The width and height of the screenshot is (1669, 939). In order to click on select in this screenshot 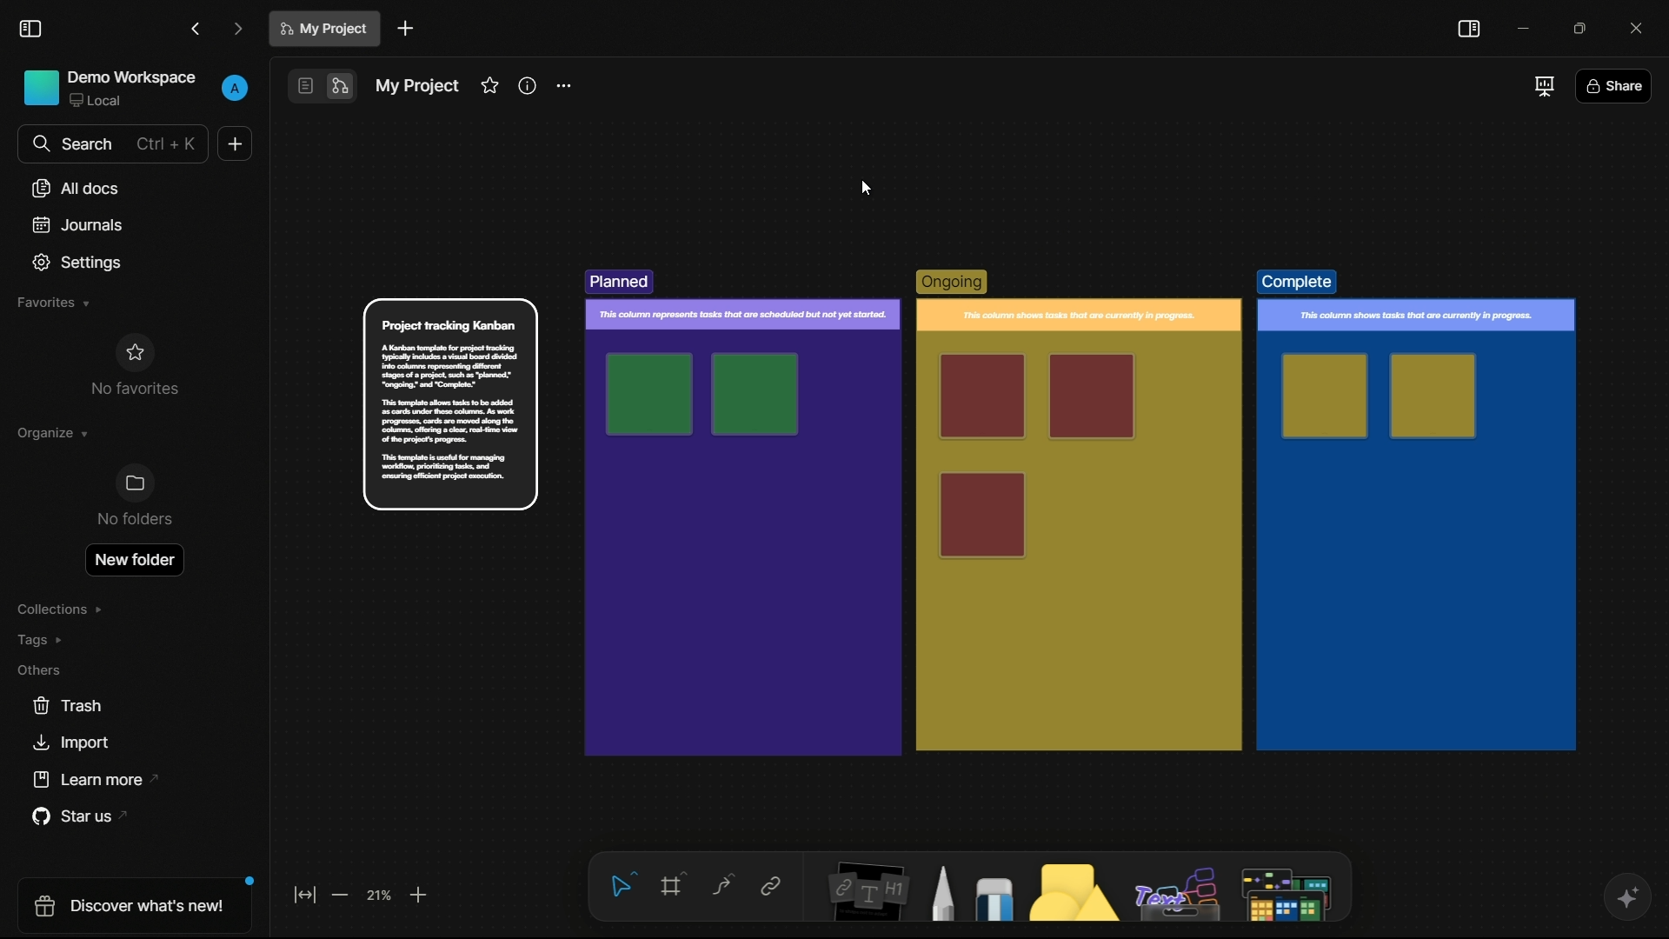, I will do `click(620, 883)`.